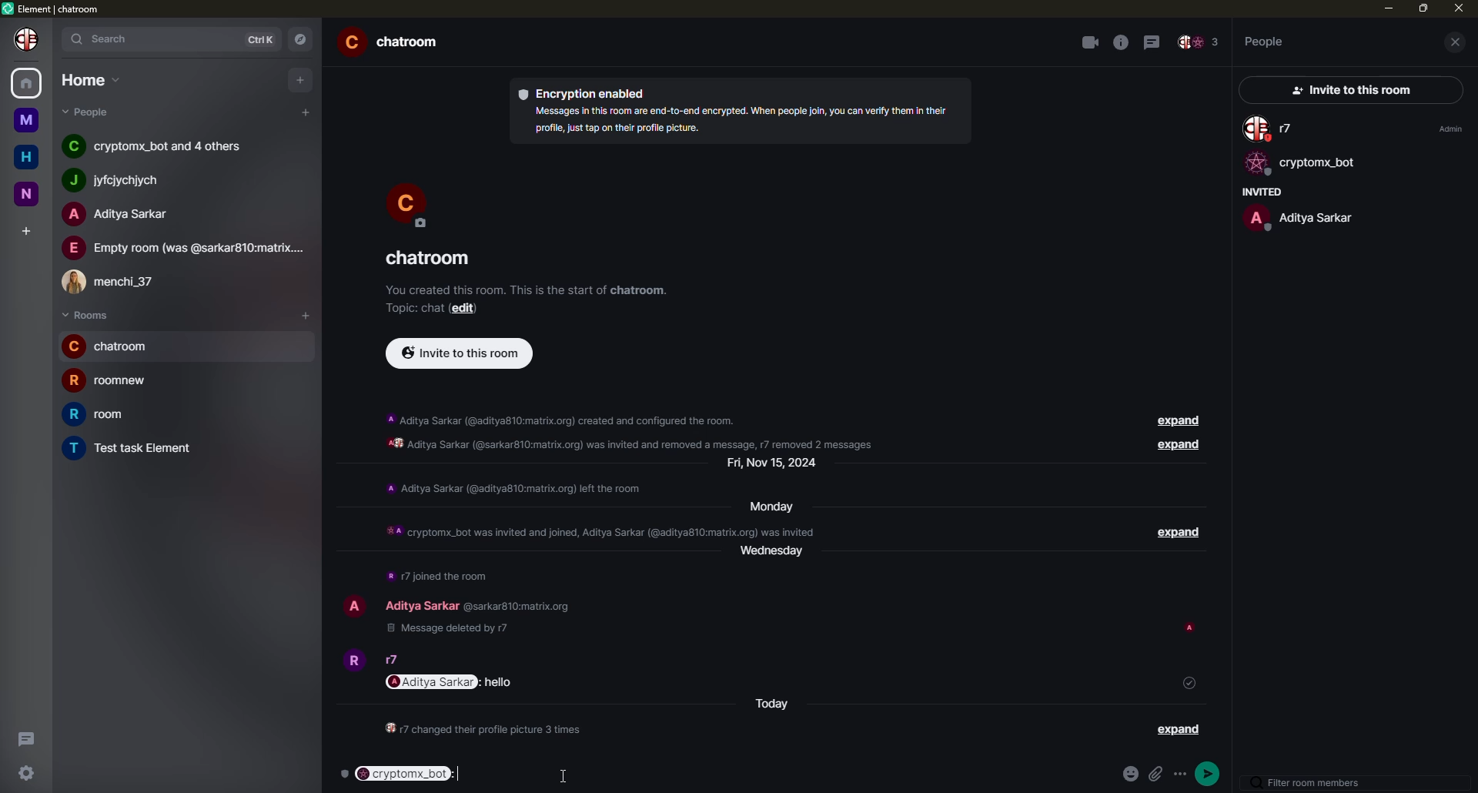 Image resolution: width=1478 pixels, height=793 pixels. I want to click on send, so click(1210, 775).